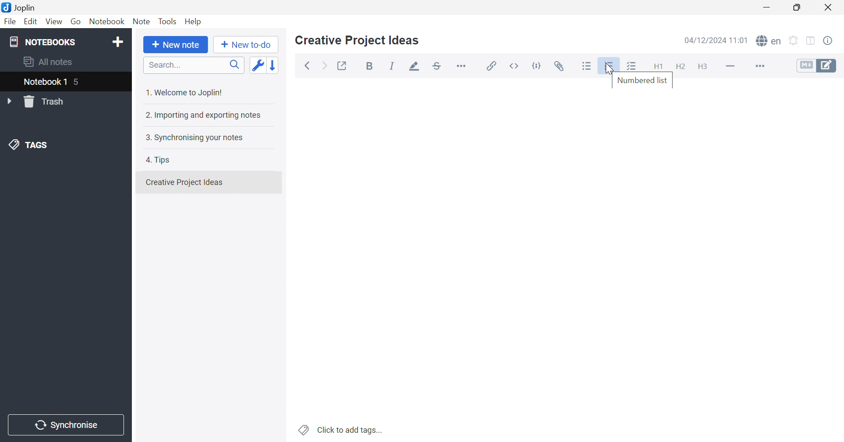  Describe the element at coordinates (175, 44) in the screenshot. I see `New note` at that location.